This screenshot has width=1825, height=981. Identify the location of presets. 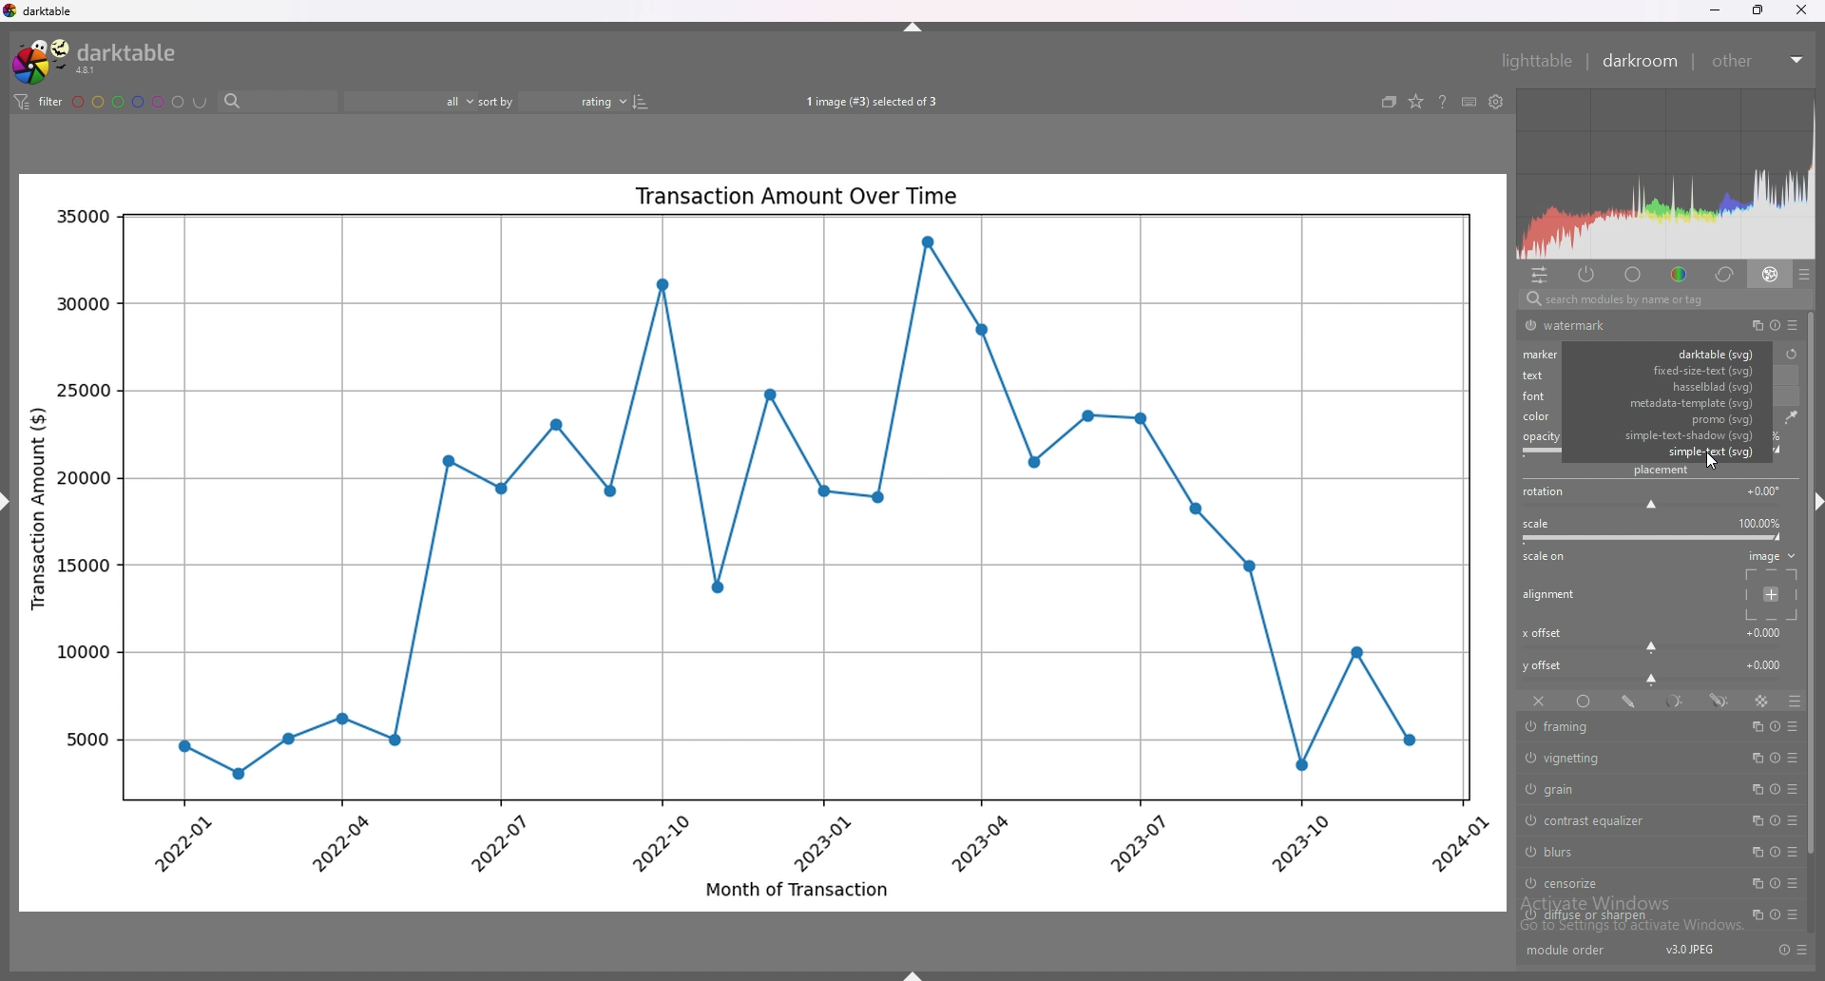
(1790, 914).